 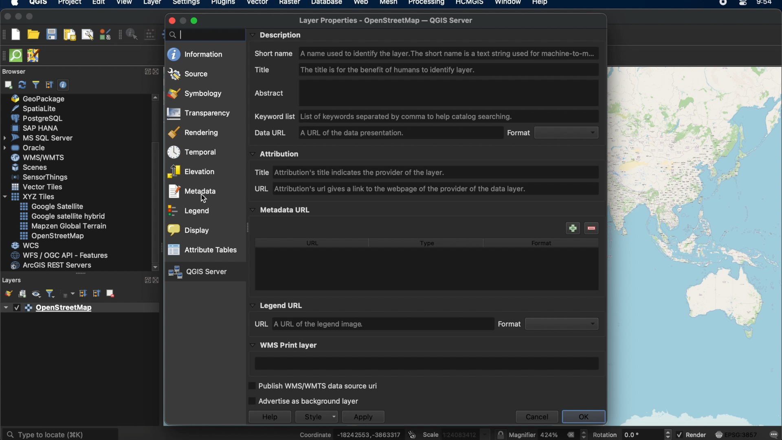 What do you see at coordinates (540, 3) in the screenshot?
I see `help` at bounding box center [540, 3].